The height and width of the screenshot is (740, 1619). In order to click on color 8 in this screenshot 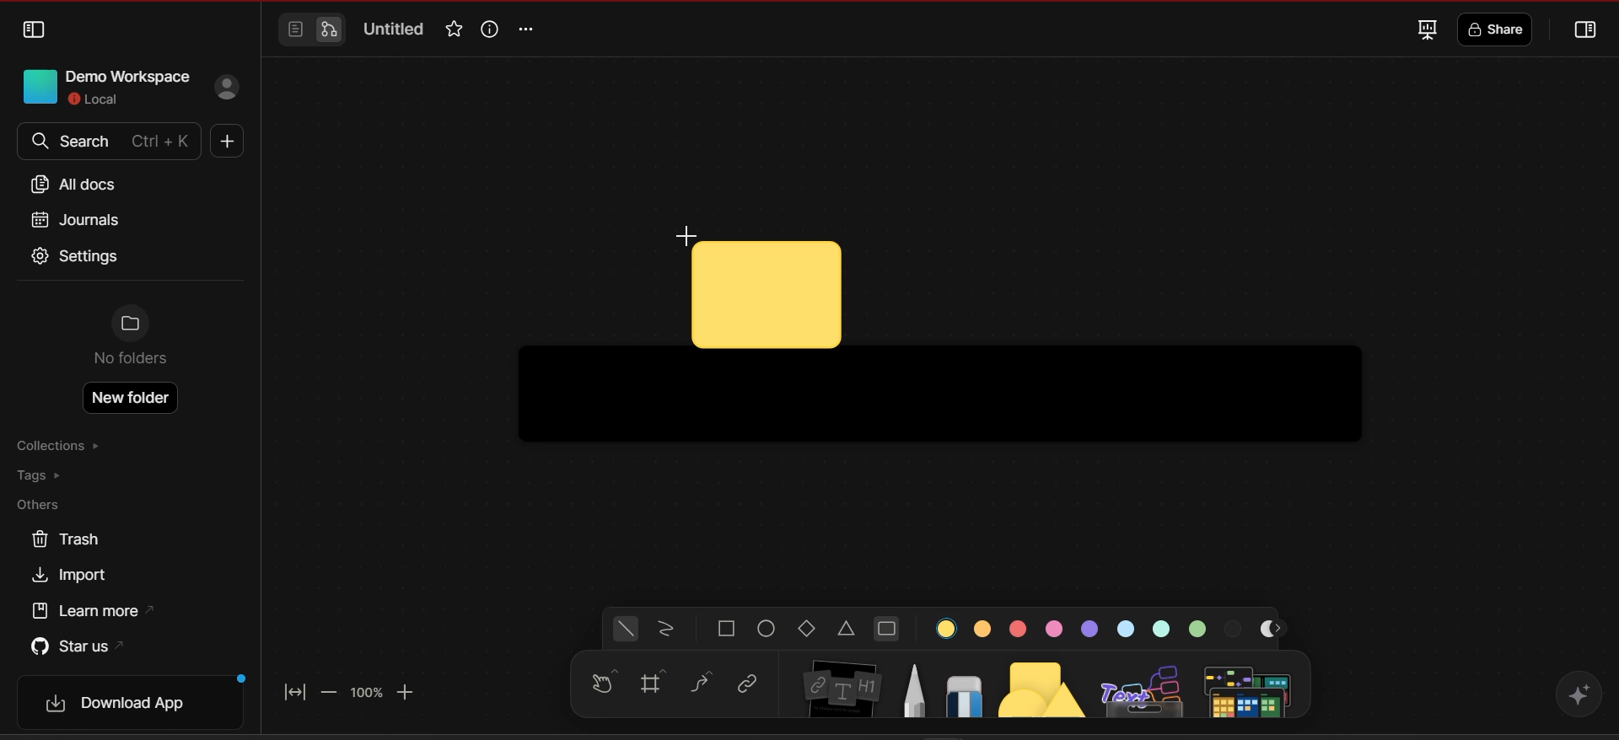, I will do `click(1200, 627)`.